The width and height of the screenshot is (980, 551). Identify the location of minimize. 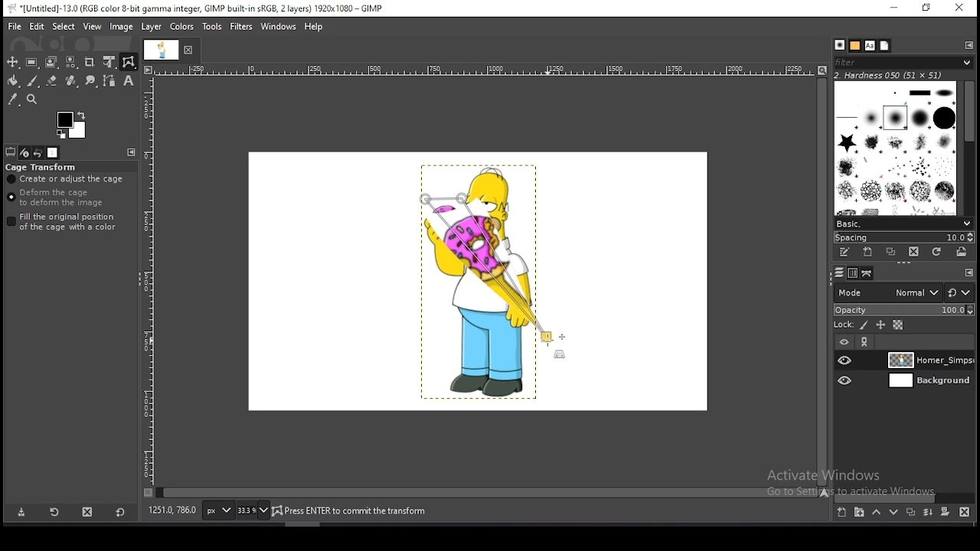
(894, 8).